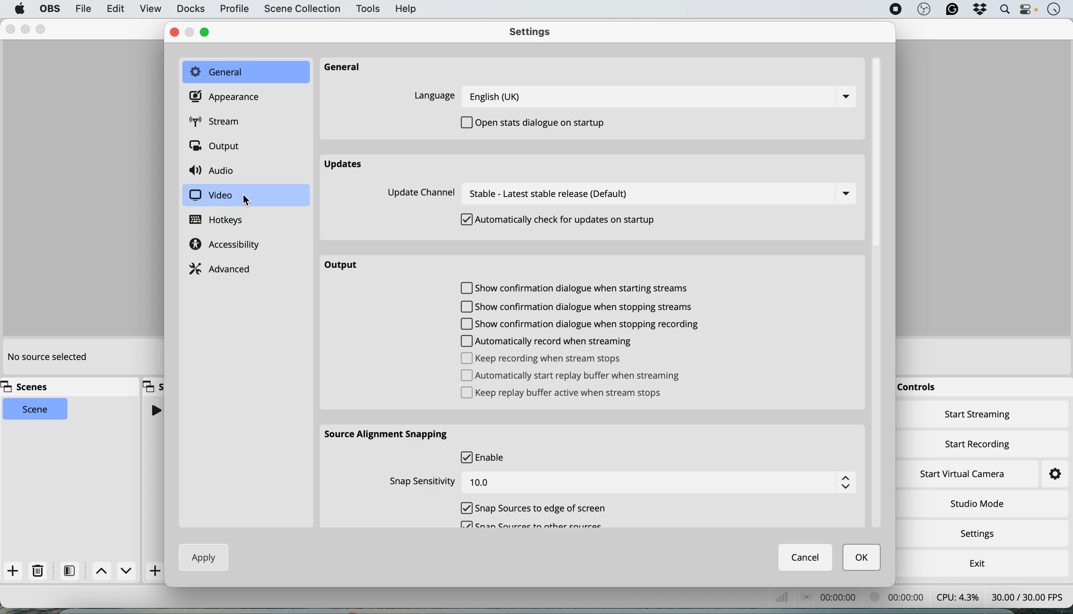 The width and height of the screenshot is (1073, 614). What do you see at coordinates (486, 457) in the screenshot?
I see `enable` at bounding box center [486, 457].